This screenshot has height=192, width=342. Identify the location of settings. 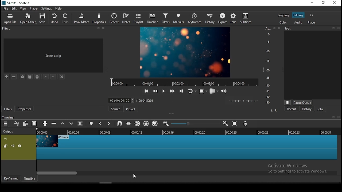
(46, 9).